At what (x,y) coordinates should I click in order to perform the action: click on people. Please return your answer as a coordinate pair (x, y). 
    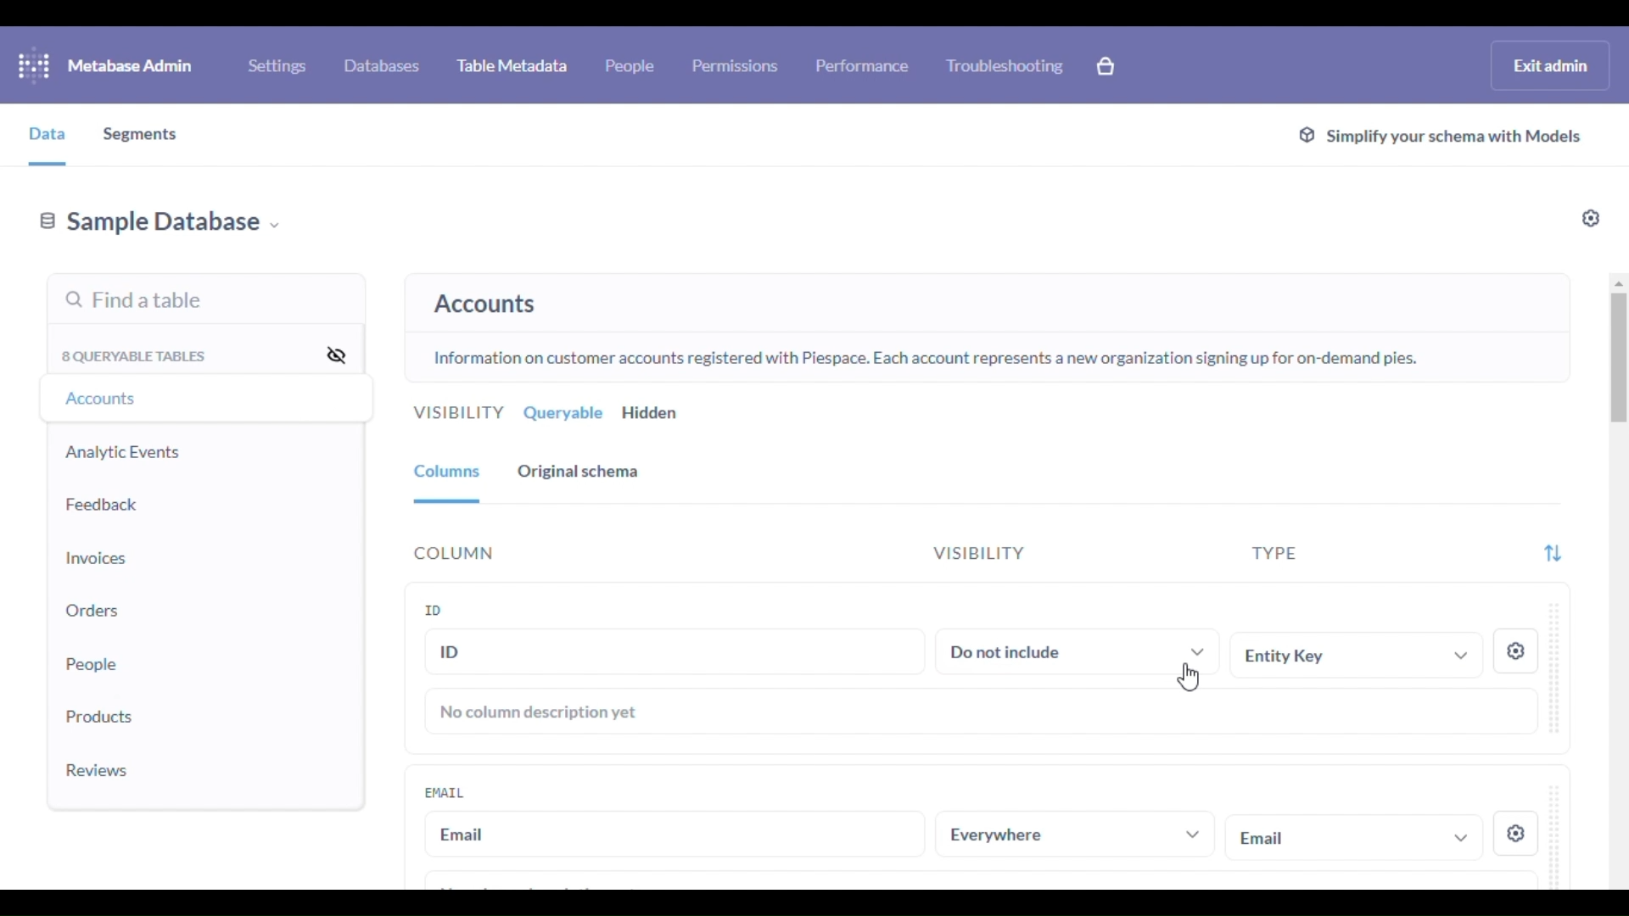
    Looking at the image, I should click on (93, 662).